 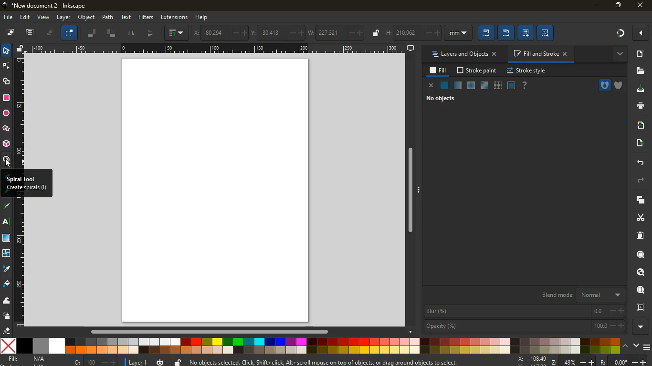 What do you see at coordinates (547, 33) in the screenshot?
I see `edit` at bounding box center [547, 33].